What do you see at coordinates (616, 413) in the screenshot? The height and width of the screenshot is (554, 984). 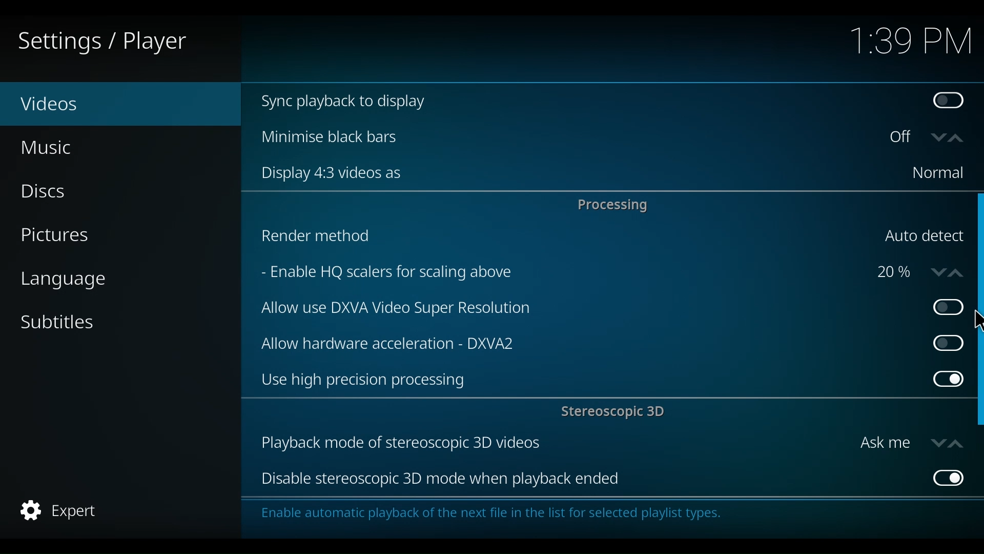 I see `Stereoscopic 3D` at bounding box center [616, 413].